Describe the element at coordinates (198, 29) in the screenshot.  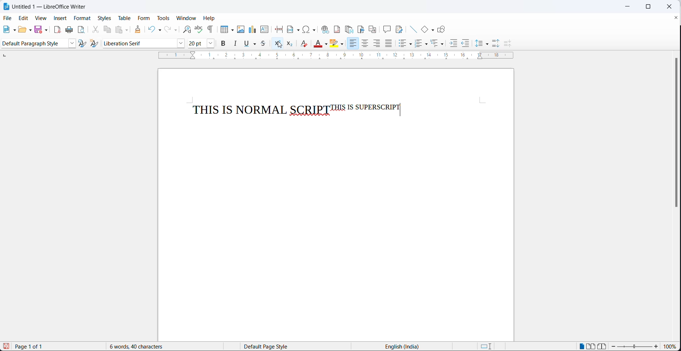
I see `spellings` at that location.